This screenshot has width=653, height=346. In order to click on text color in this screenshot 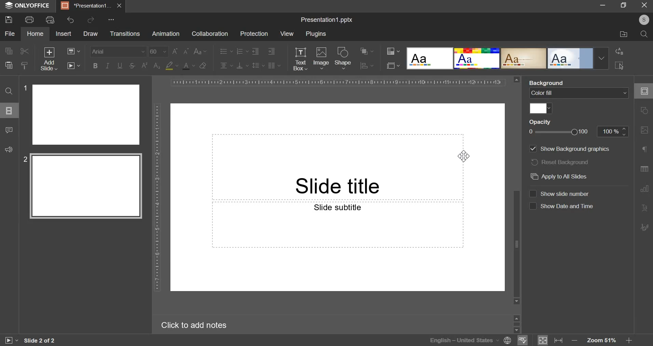, I will do `click(188, 66)`.